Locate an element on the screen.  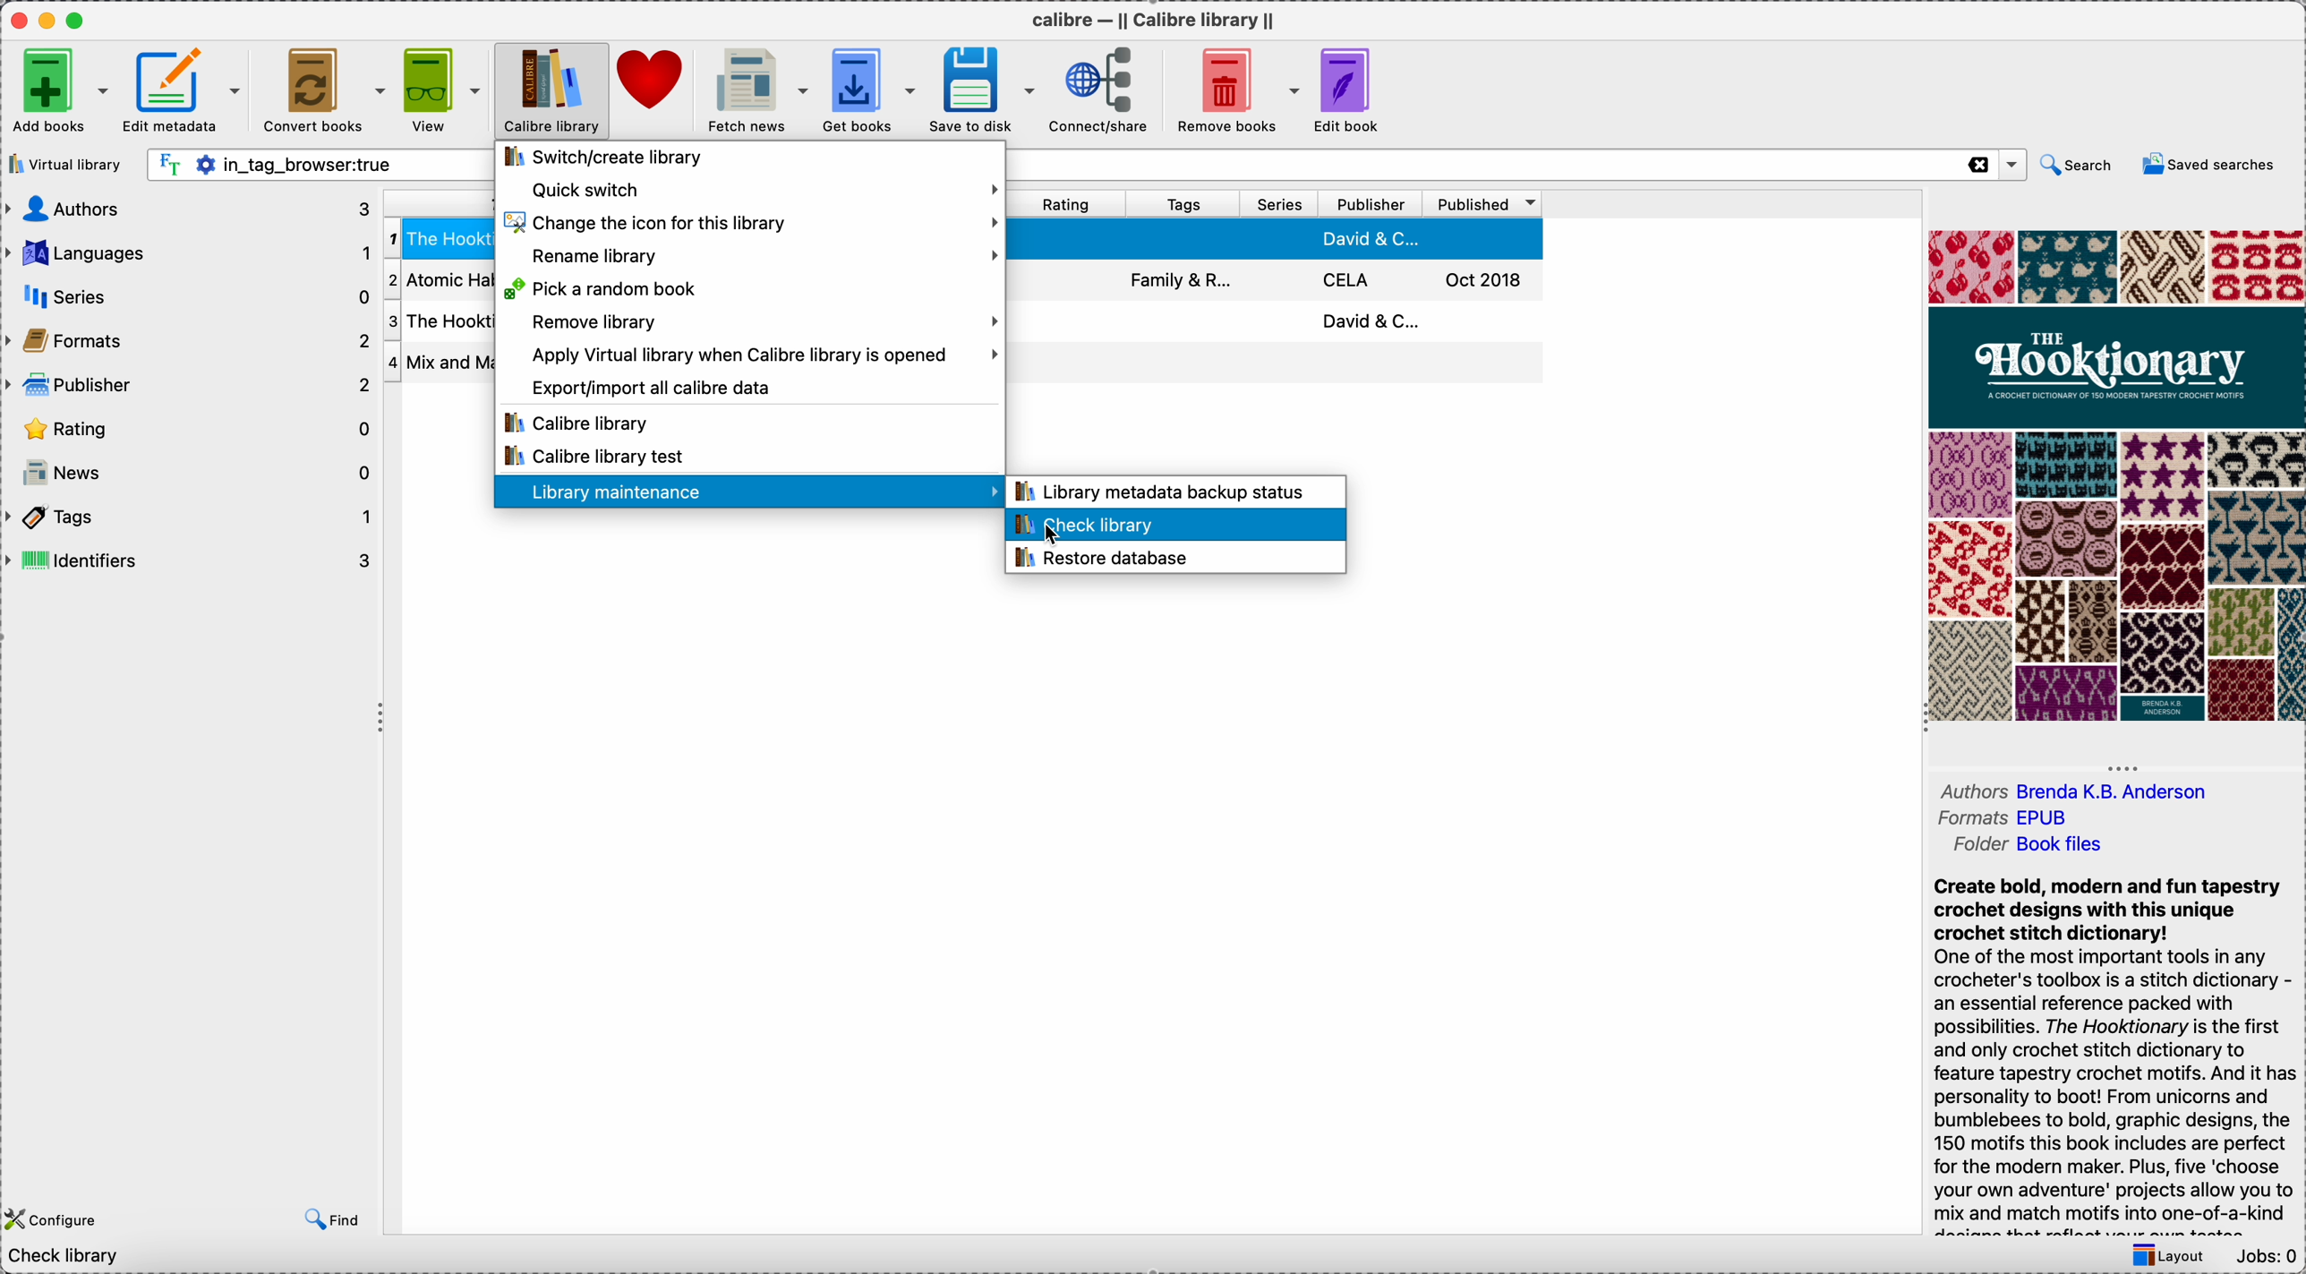
search bar is located at coordinates (321, 164).